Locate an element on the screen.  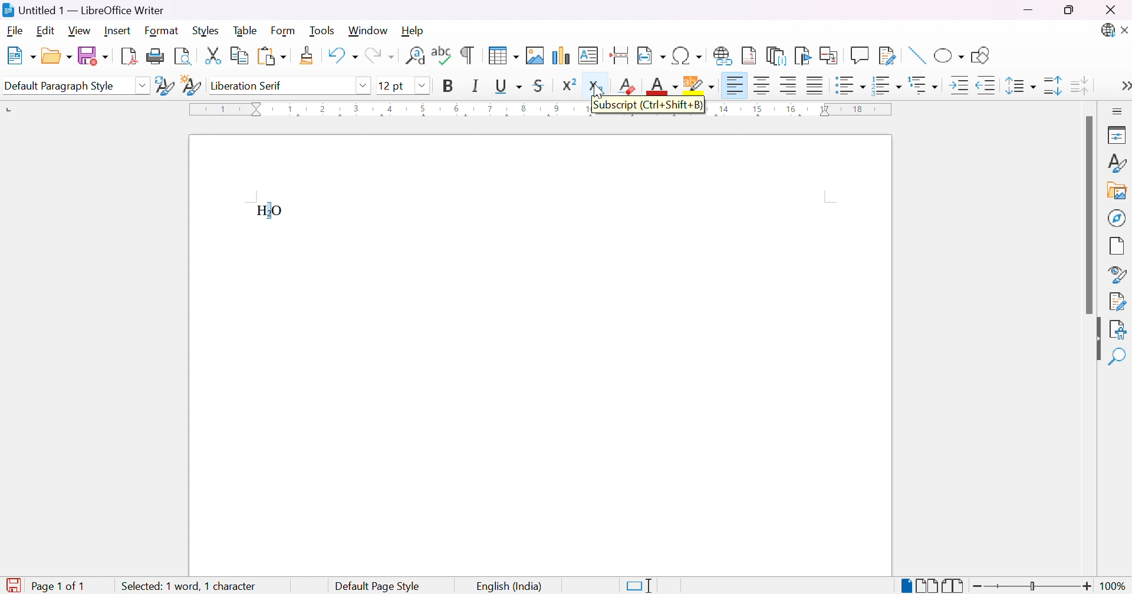
Page is located at coordinates (1118, 247).